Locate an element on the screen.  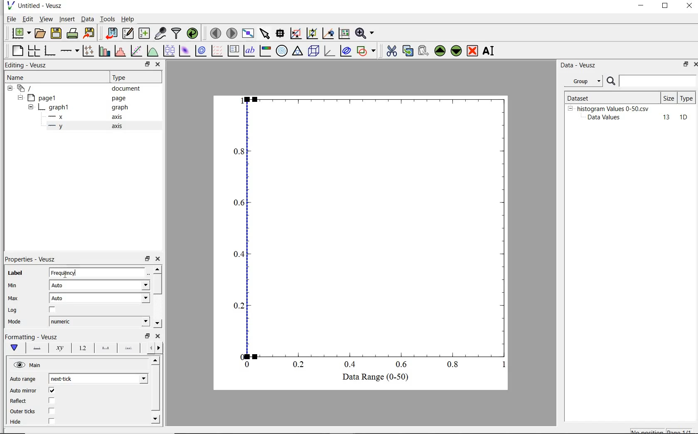
checkbox is located at coordinates (52, 411).